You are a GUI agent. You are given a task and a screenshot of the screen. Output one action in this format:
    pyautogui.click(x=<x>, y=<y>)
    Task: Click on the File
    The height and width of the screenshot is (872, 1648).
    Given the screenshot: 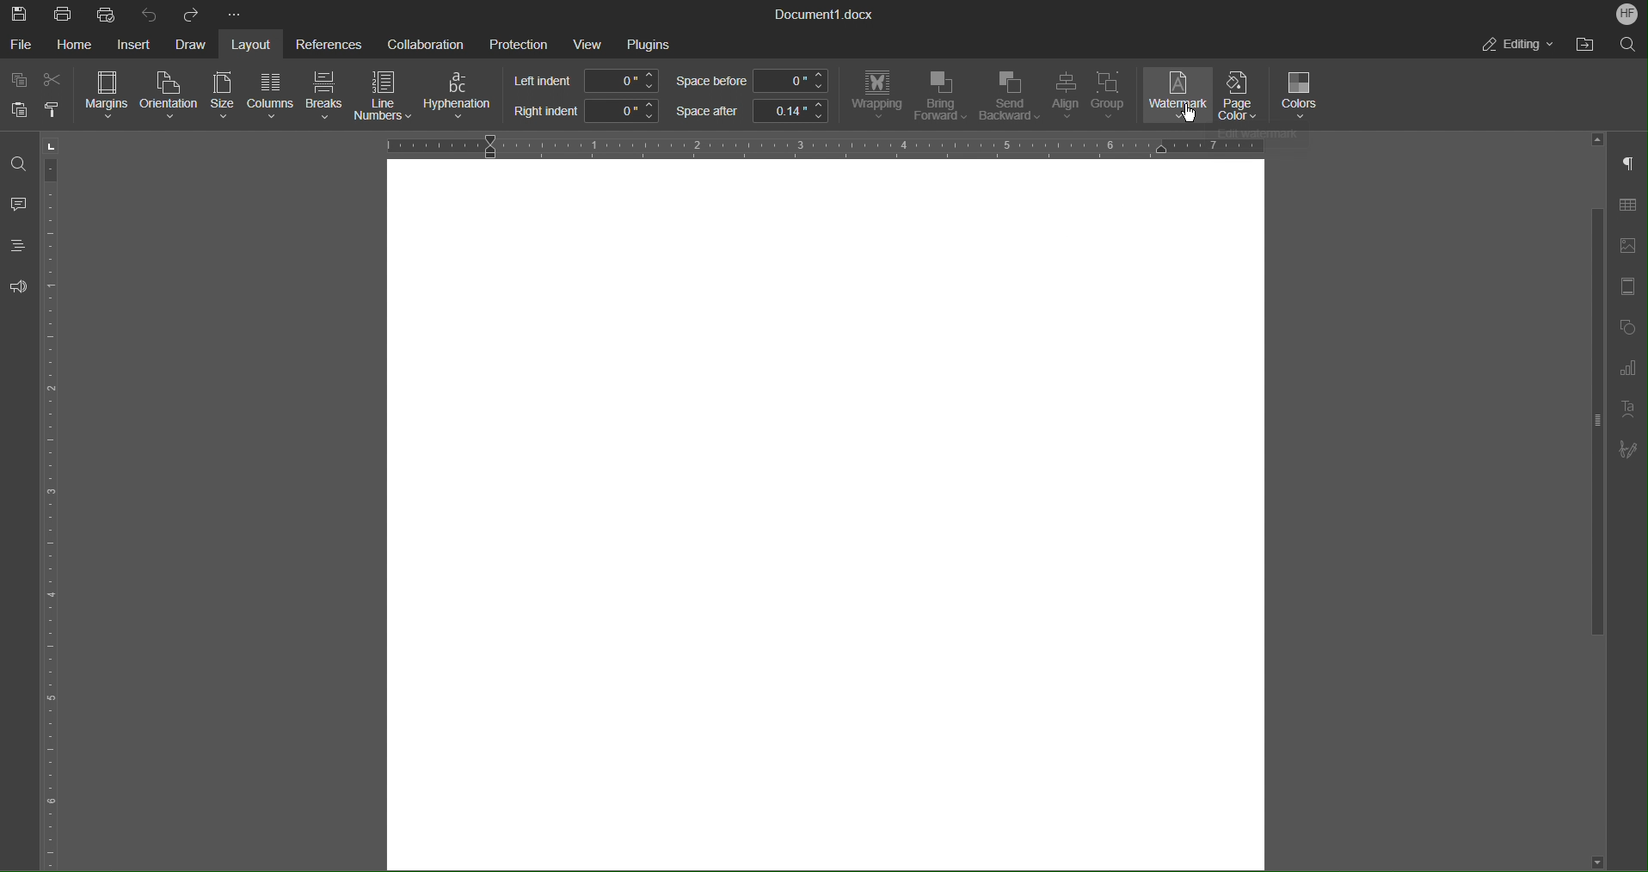 What is the action you would take?
    pyautogui.click(x=22, y=44)
    